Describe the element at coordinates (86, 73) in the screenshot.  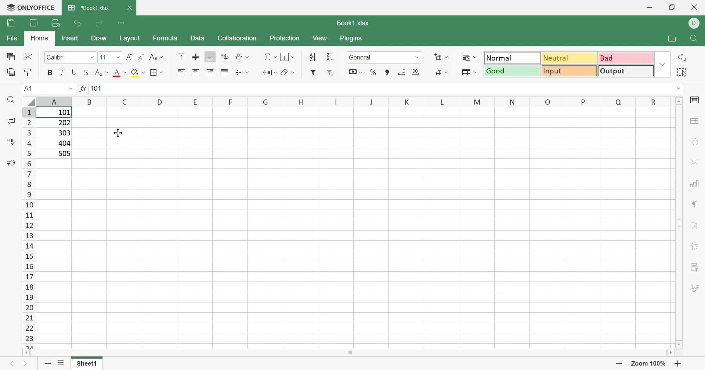
I see `Strikethrough` at that location.